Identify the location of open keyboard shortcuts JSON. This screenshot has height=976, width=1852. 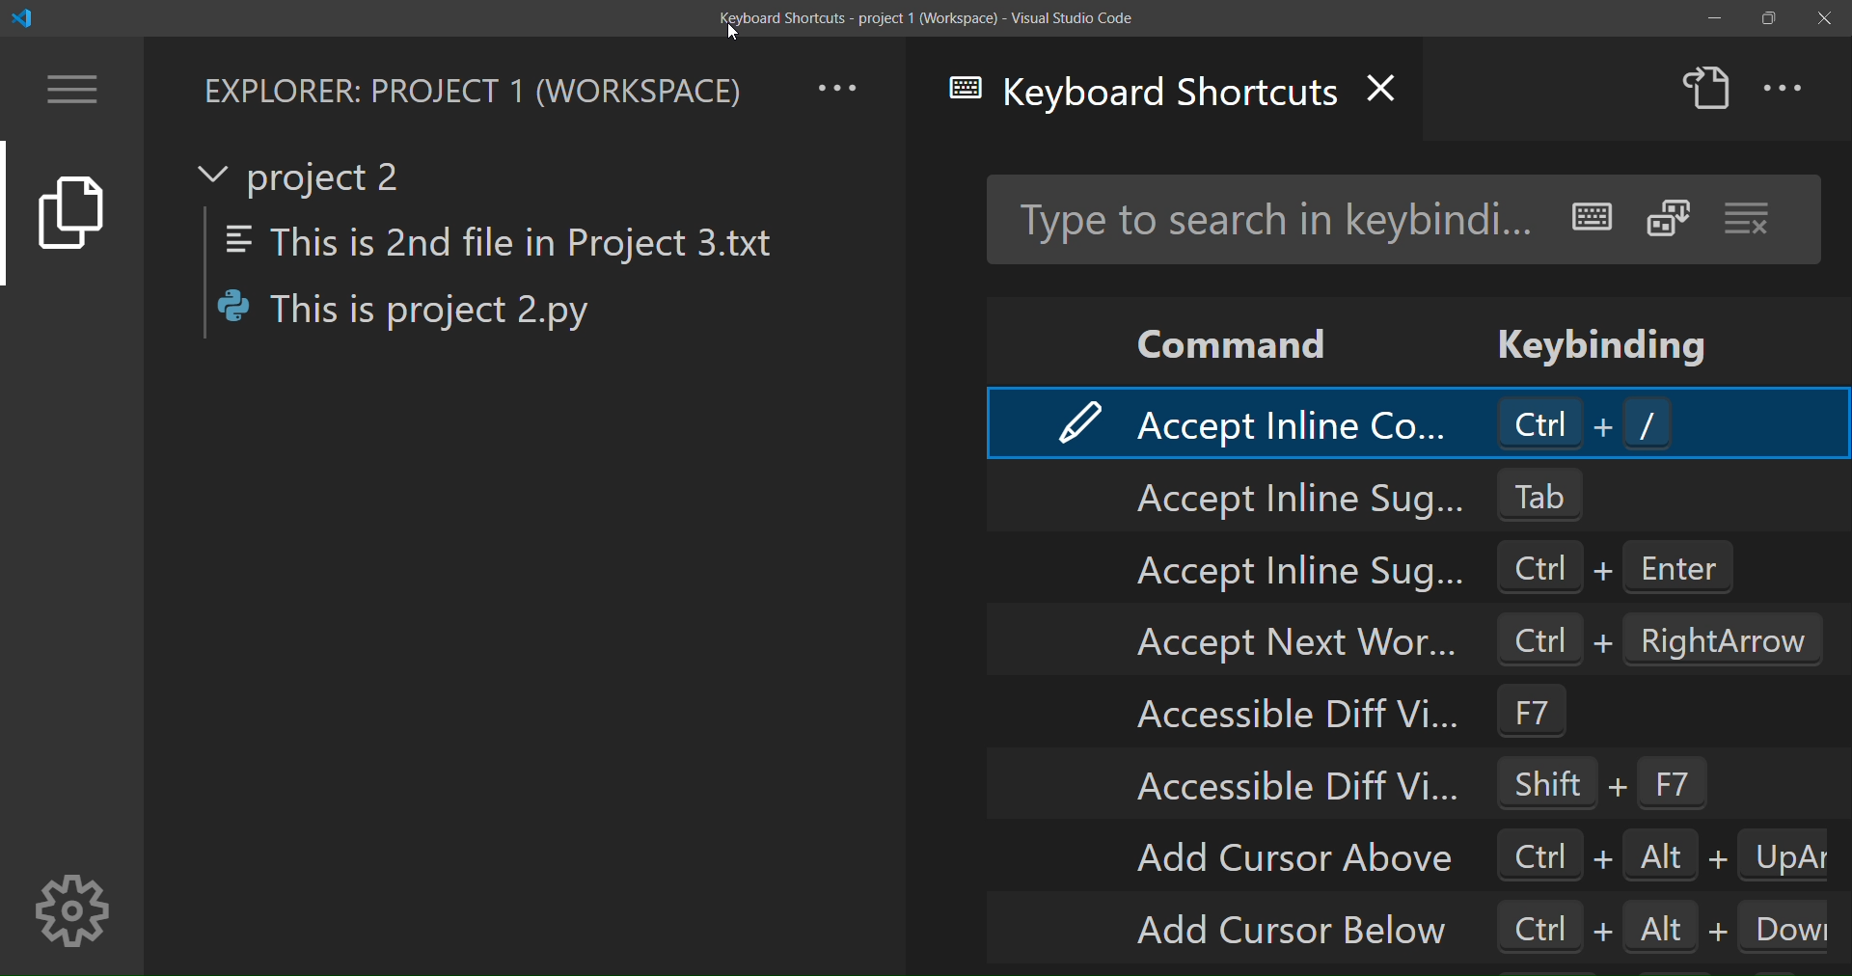
(1706, 89).